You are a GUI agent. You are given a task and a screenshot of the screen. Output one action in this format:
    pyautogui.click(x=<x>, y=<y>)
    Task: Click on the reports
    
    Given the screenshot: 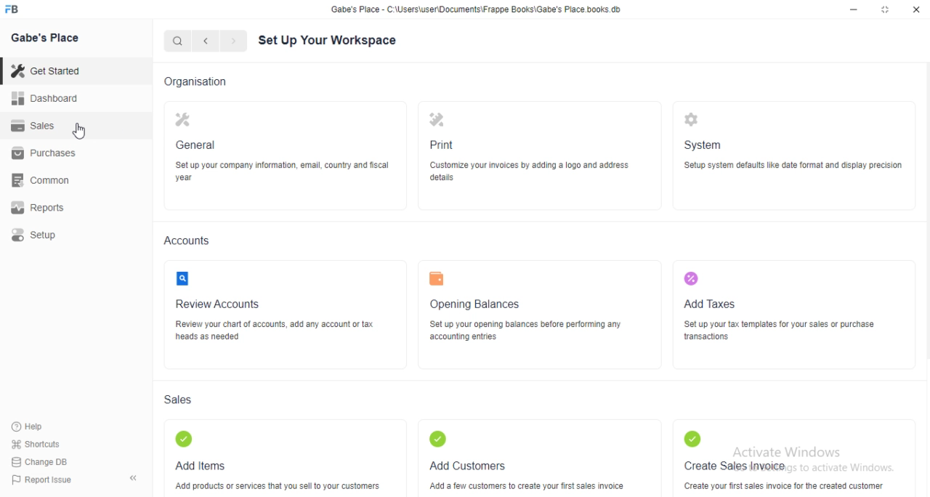 What is the action you would take?
    pyautogui.click(x=38, y=207)
    